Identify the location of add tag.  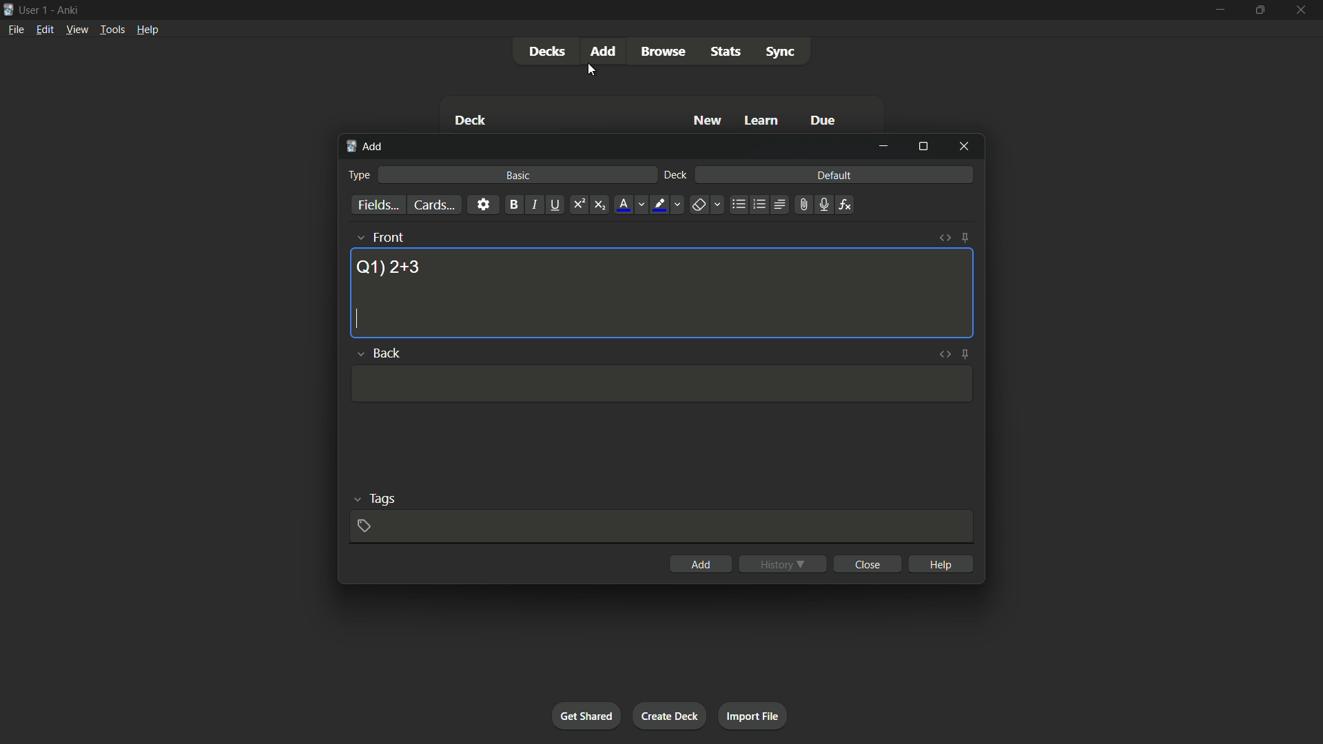
(363, 526).